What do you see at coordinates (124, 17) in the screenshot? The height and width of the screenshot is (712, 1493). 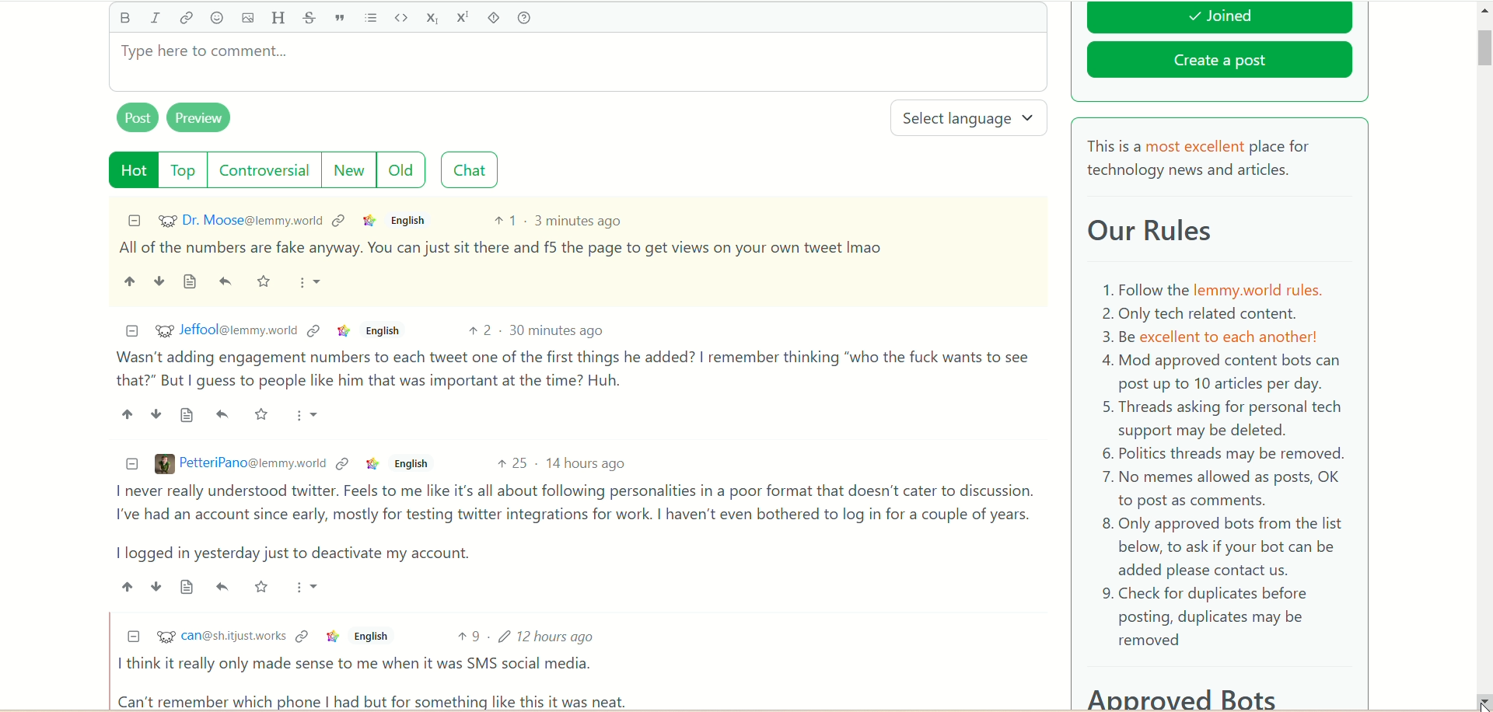 I see `bold` at bounding box center [124, 17].